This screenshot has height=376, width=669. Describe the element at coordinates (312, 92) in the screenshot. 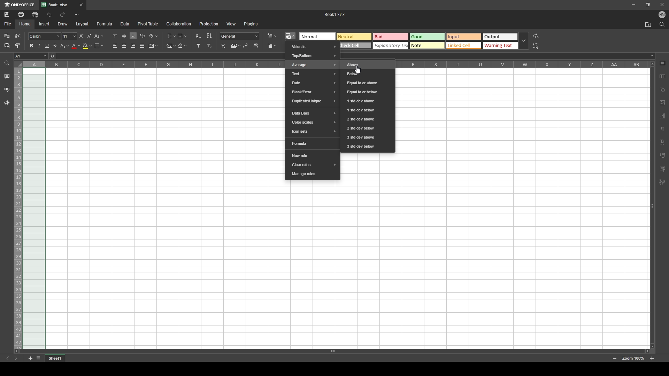

I see `blank error` at that location.